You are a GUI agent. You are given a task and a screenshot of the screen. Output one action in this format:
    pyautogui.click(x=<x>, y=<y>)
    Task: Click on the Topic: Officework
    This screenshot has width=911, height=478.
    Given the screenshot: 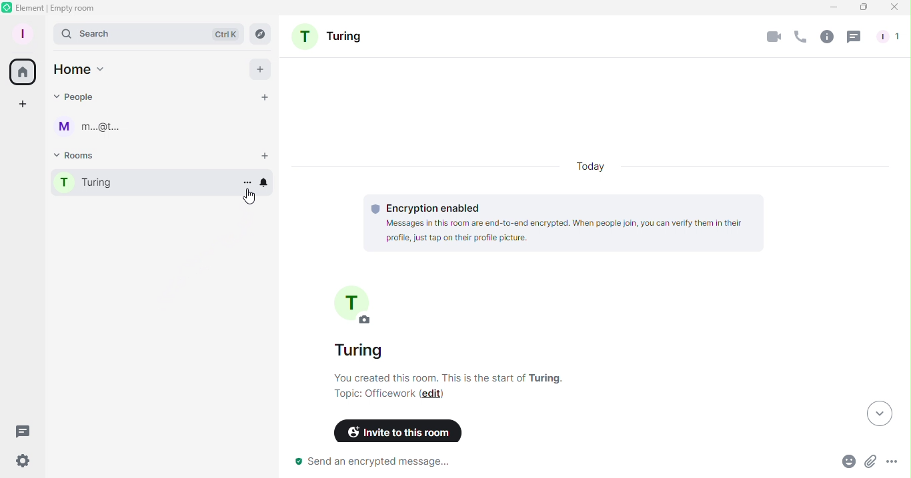 What is the action you would take?
    pyautogui.click(x=375, y=395)
    